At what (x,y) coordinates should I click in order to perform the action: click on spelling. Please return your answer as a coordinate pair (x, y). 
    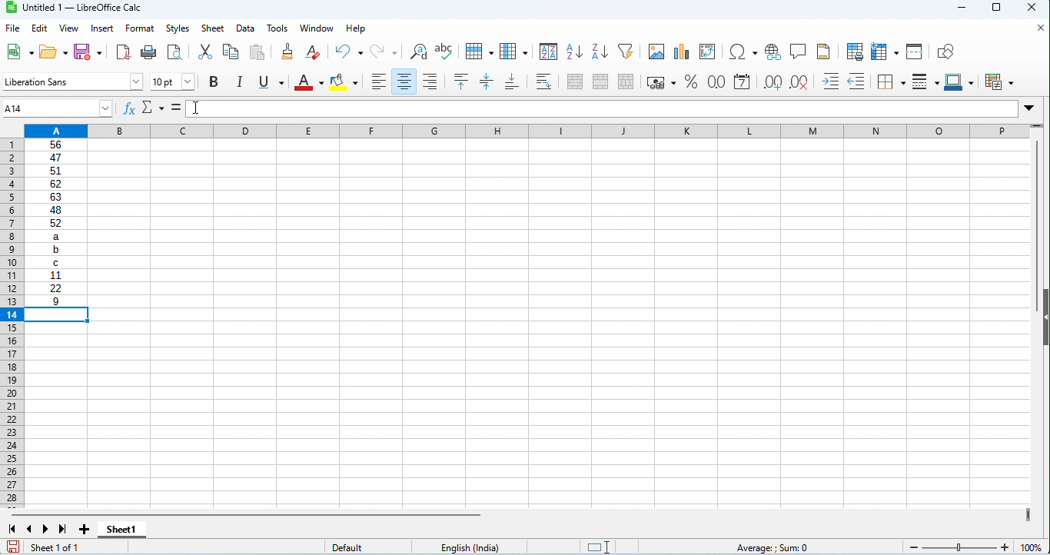
    Looking at the image, I should click on (446, 52).